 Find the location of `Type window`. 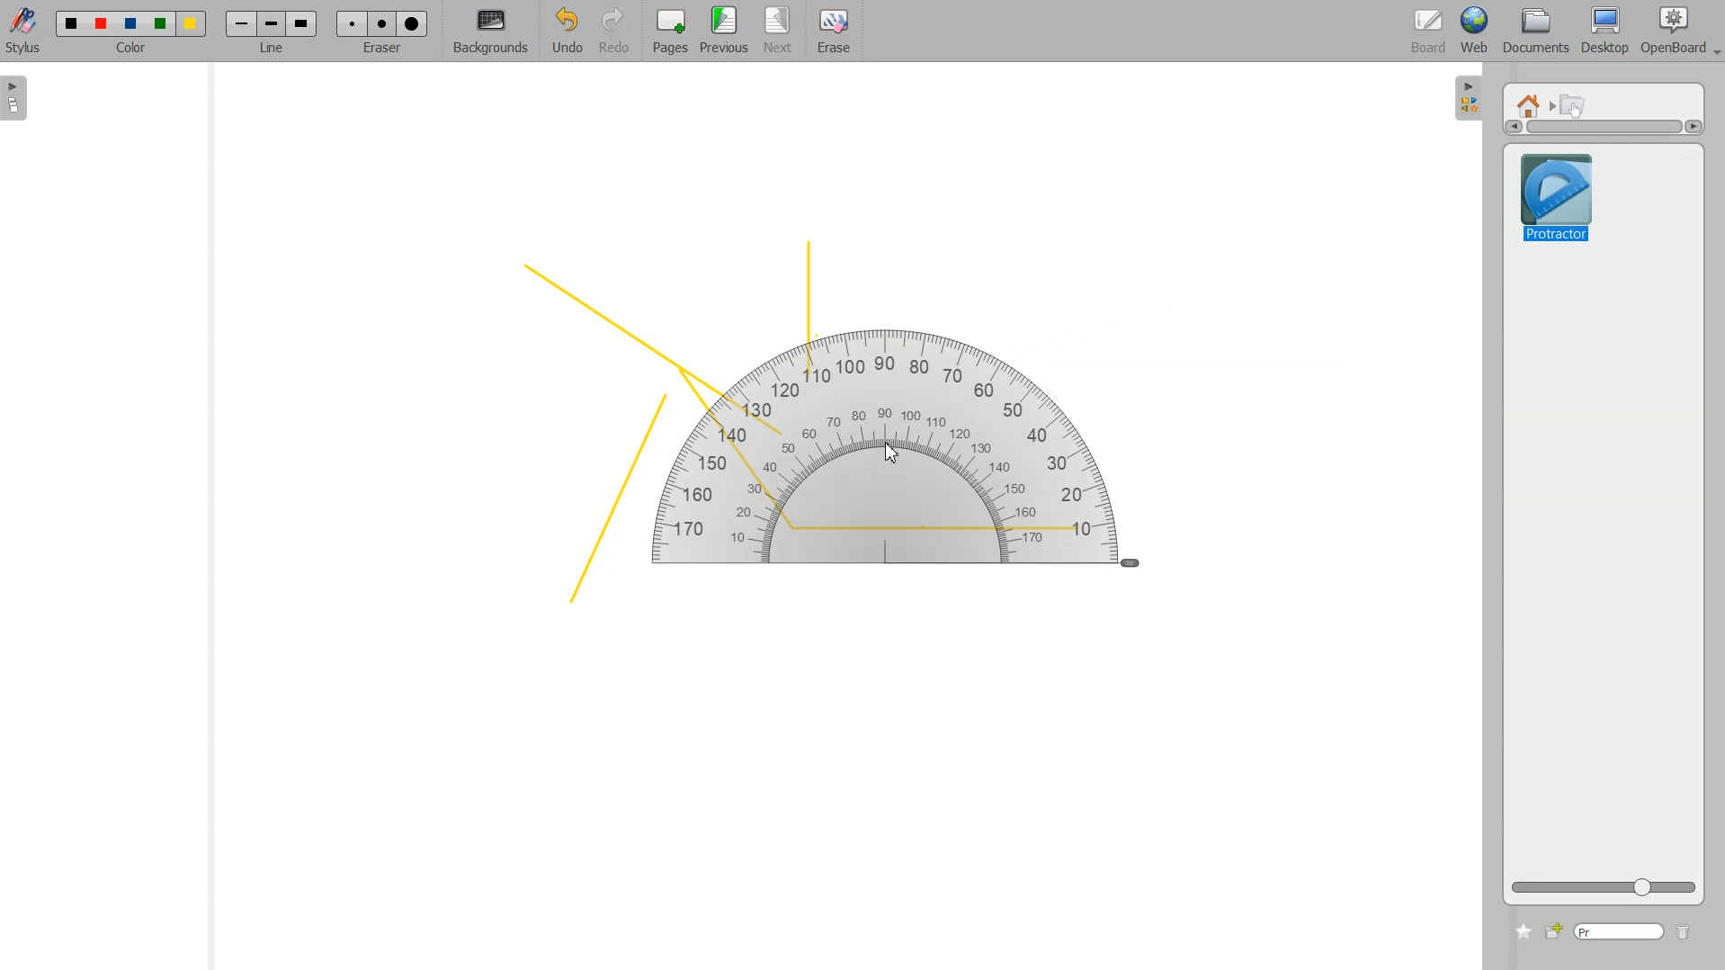

Type window is located at coordinates (1618, 932).